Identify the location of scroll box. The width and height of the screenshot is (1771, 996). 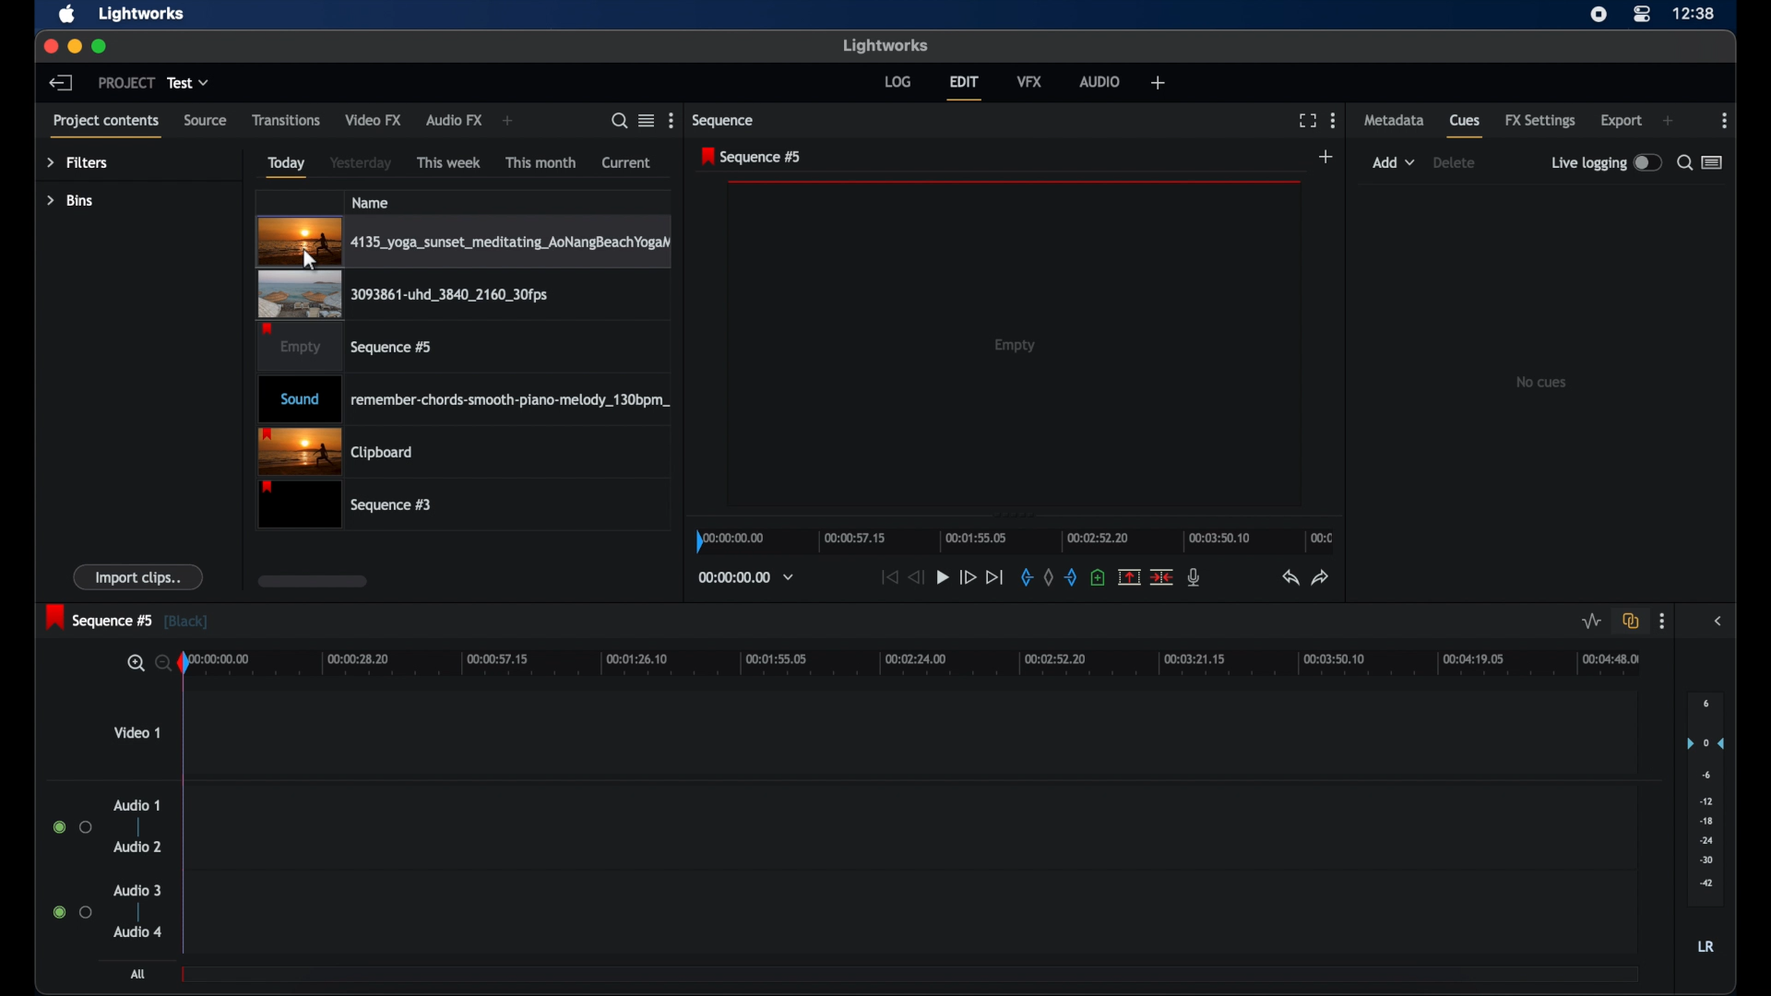
(312, 580).